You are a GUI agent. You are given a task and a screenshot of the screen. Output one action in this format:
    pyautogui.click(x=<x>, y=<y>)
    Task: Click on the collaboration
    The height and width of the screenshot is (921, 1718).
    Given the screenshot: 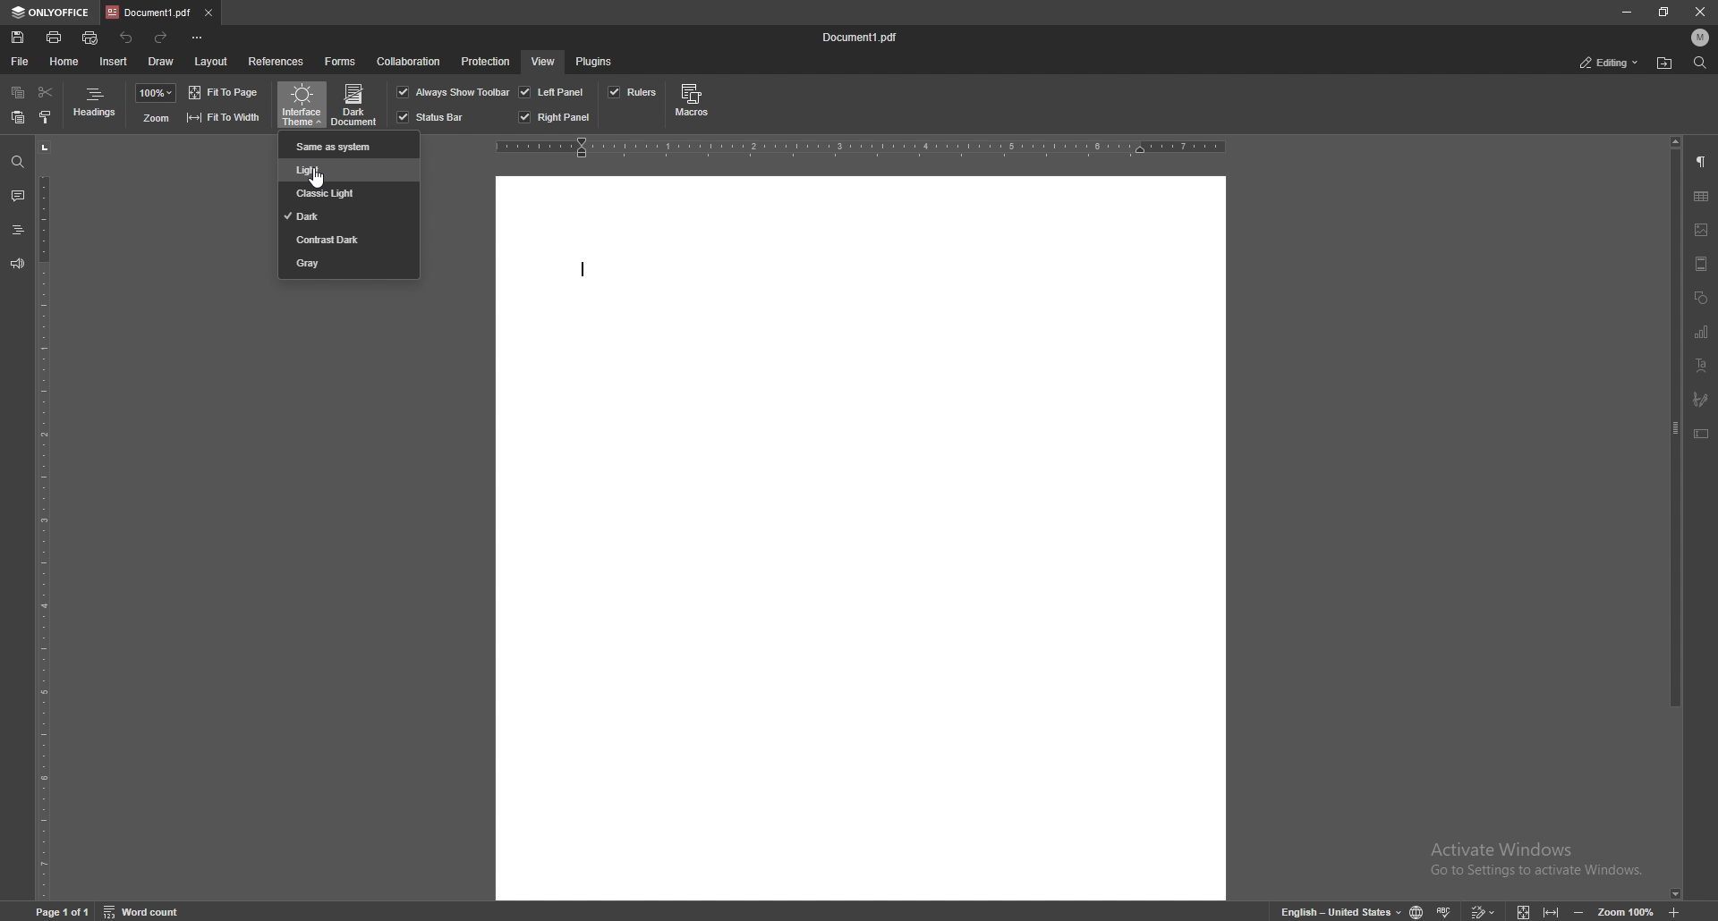 What is the action you would take?
    pyautogui.click(x=409, y=62)
    